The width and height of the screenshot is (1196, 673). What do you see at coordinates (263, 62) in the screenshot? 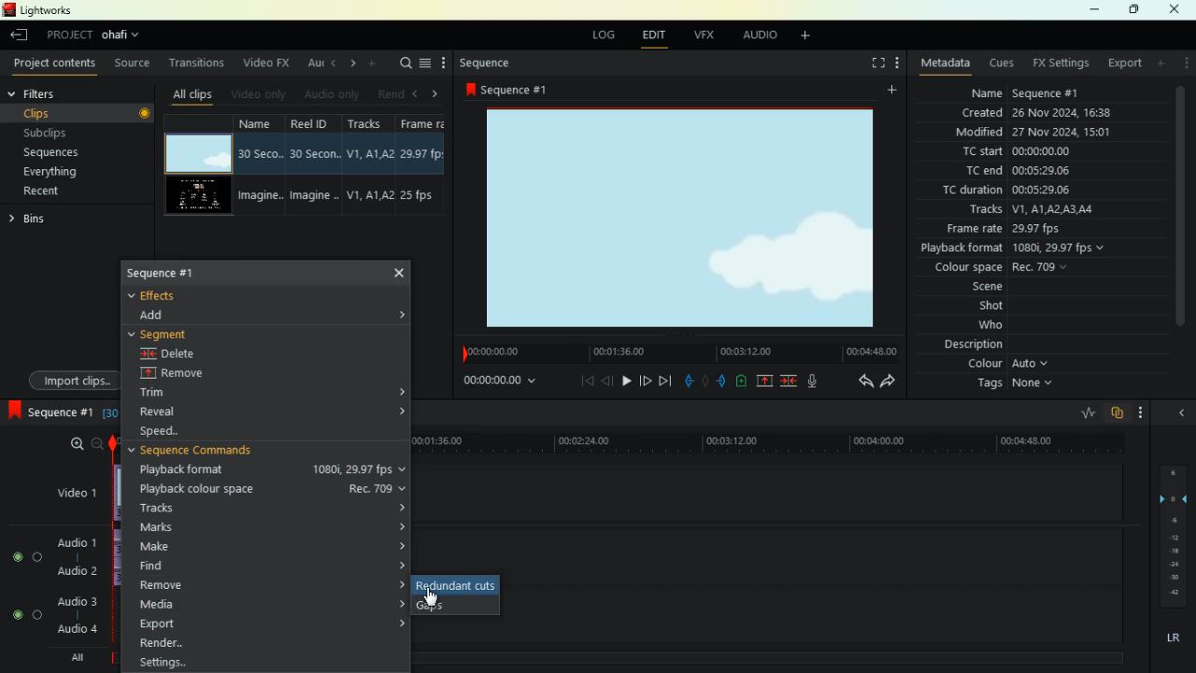
I see `video fx` at bounding box center [263, 62].